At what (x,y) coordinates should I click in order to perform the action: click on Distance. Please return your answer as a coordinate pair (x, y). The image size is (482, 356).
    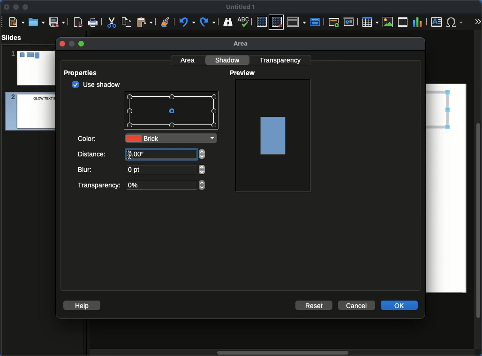
    Looking at the image, I should click on (93, 155).